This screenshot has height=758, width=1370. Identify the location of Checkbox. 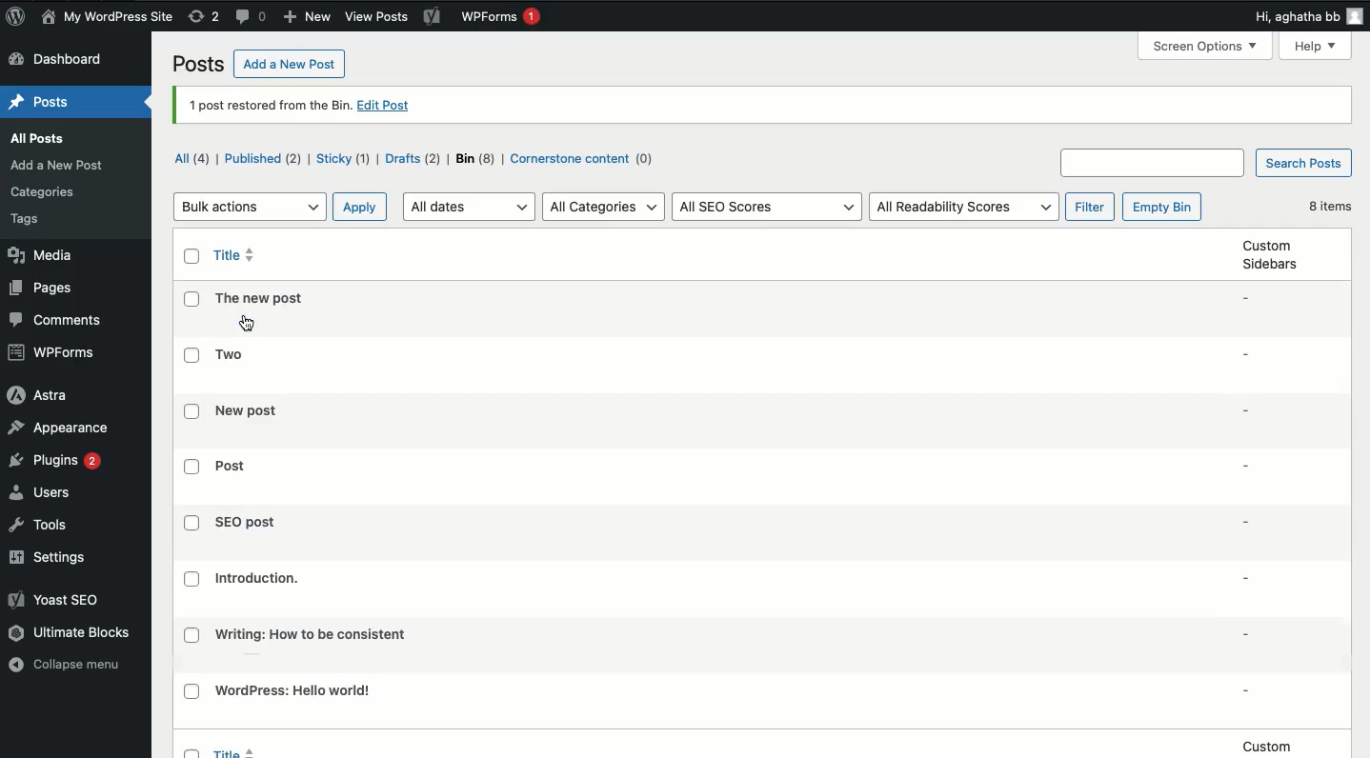
(191, 467).